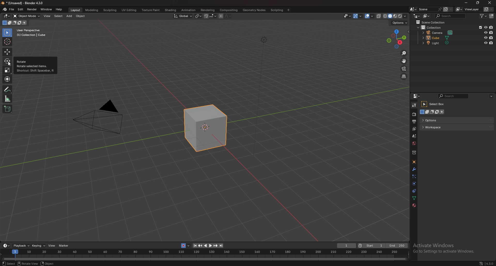  I want to click on disable in render, so click(491, 27).